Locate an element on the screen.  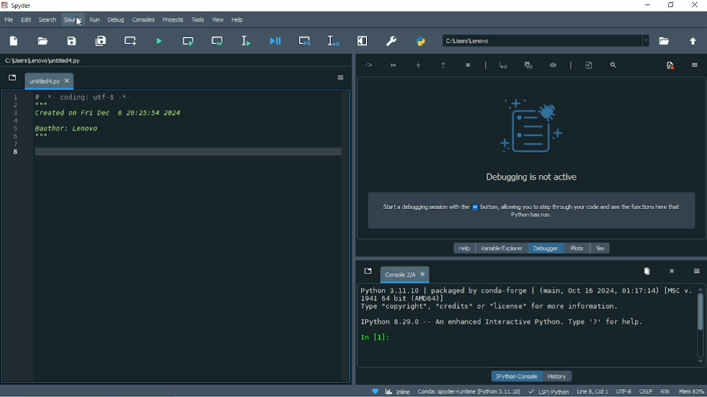
Inline is located at coordinates (398, 392).